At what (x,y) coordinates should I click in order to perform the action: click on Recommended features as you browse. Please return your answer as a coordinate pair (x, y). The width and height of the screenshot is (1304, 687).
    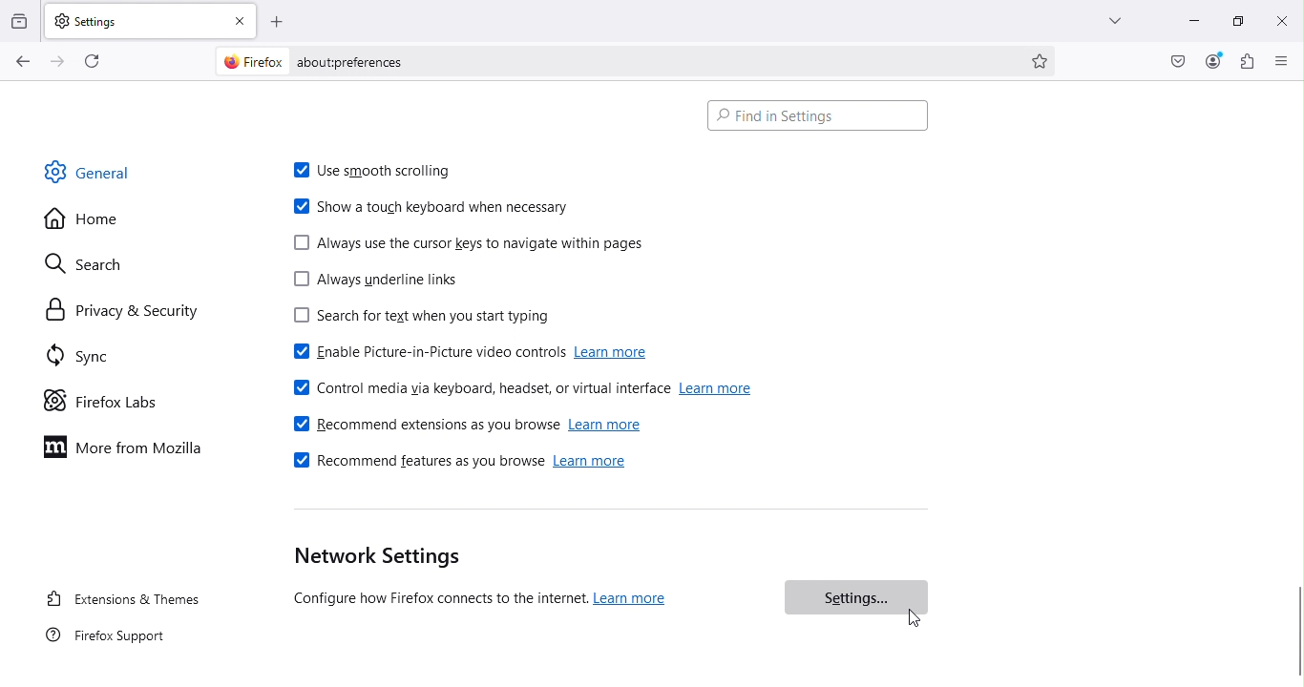
    Looking at the image, I should click on (456, 465).